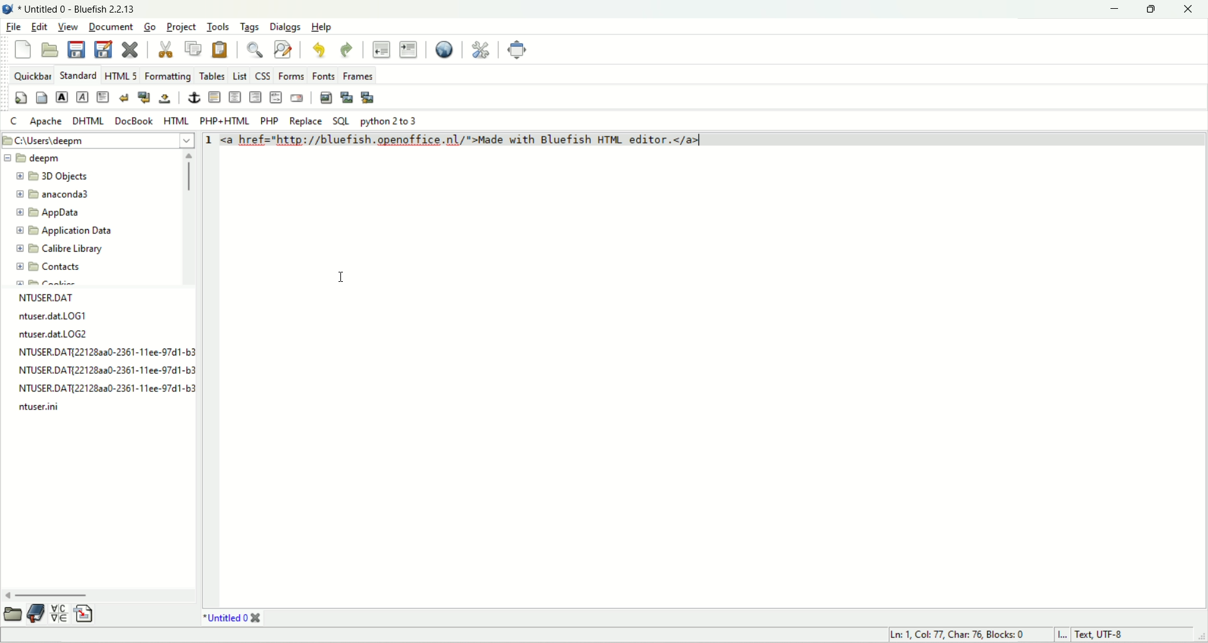  Describe the element at coordinates (379, 49) in the screenshot. I see `unindent` at that location.